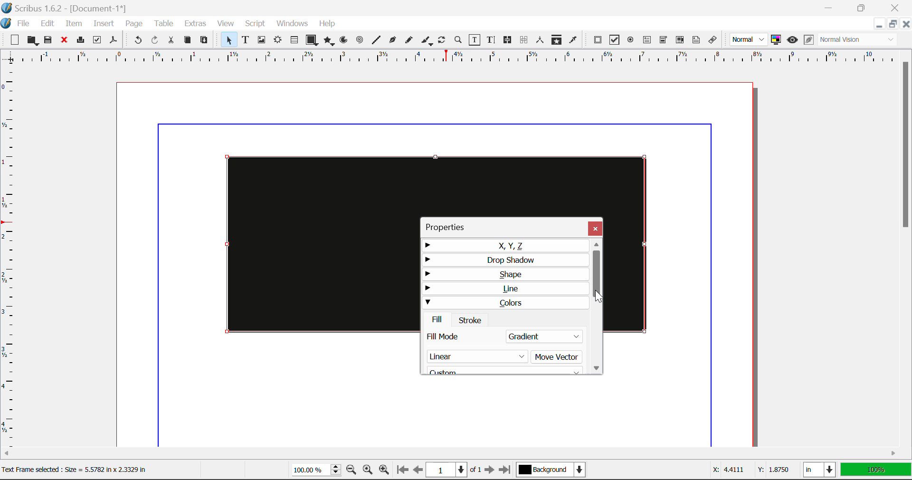 Image resolution: width=912 pixels, height=480 pixels. I want to click on cribus 1.6.2 - [Document-1*], so click(64, 8).